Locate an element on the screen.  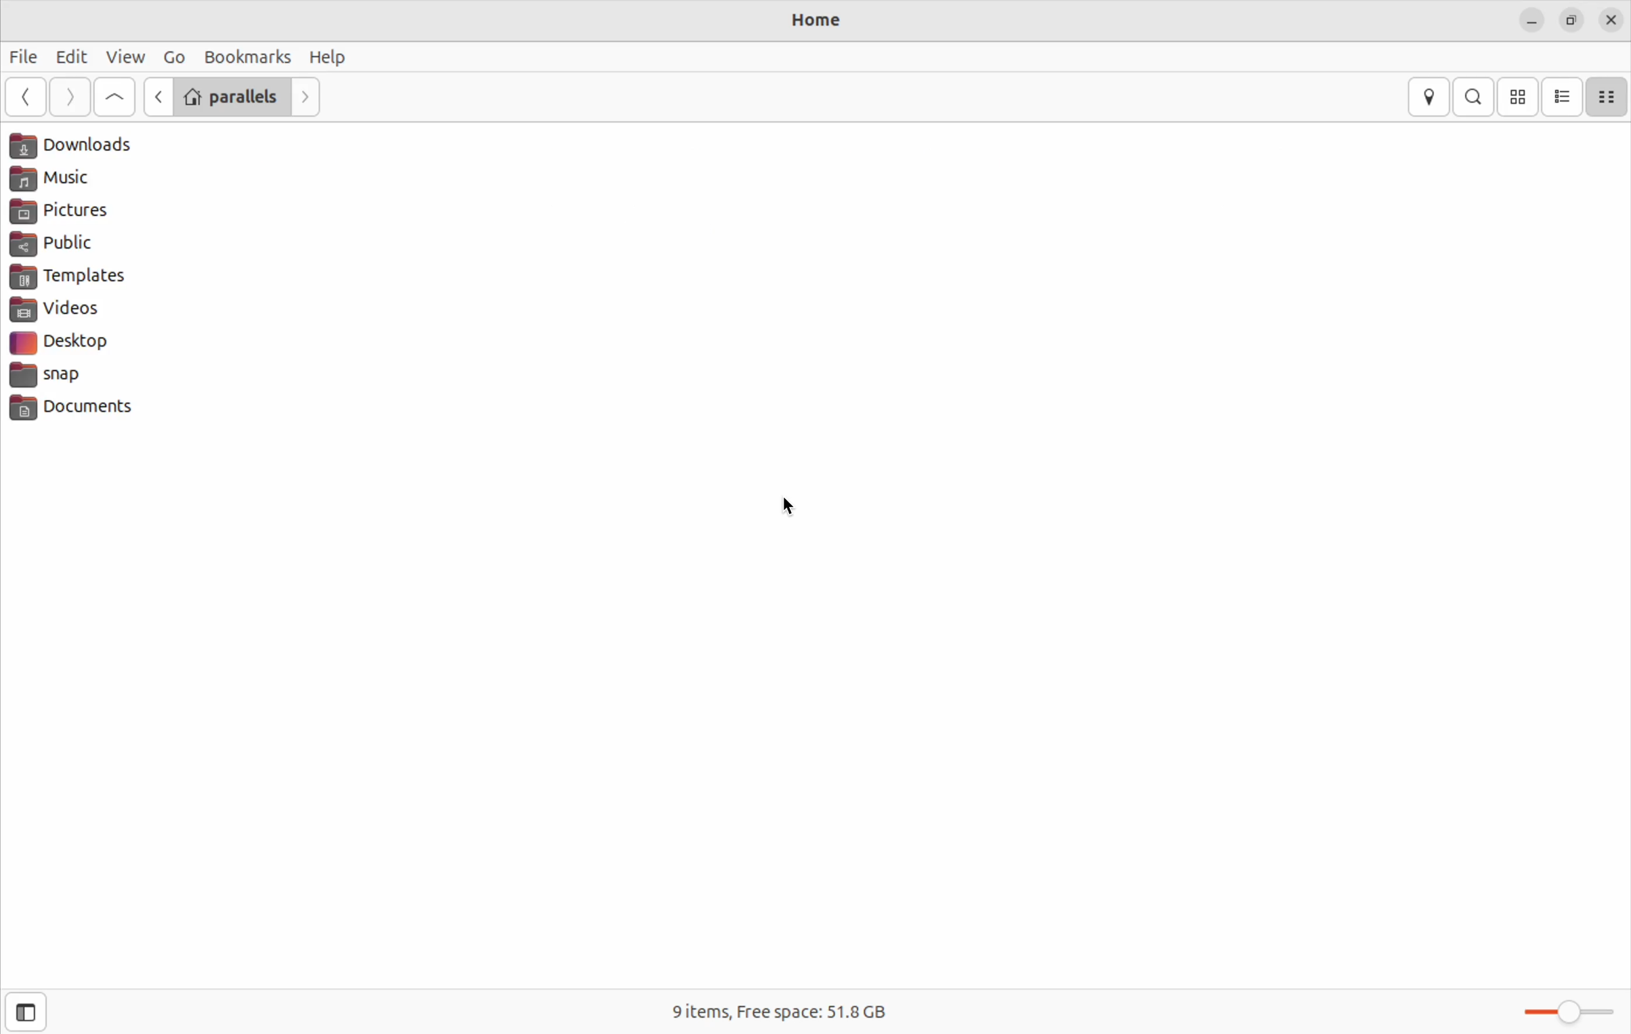
Go next is located at coordinates (72, 98).